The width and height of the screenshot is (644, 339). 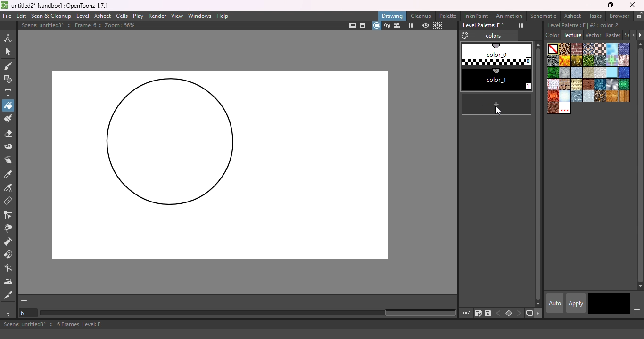 I want to click on Select the current frame, so click(x=29, y=314).